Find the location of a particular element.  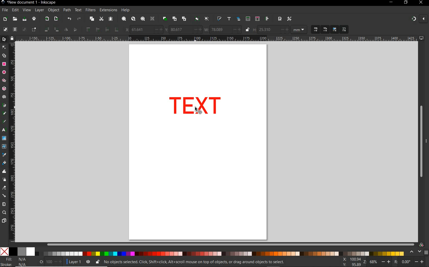

raise selection is located at coordinates (92, 30).